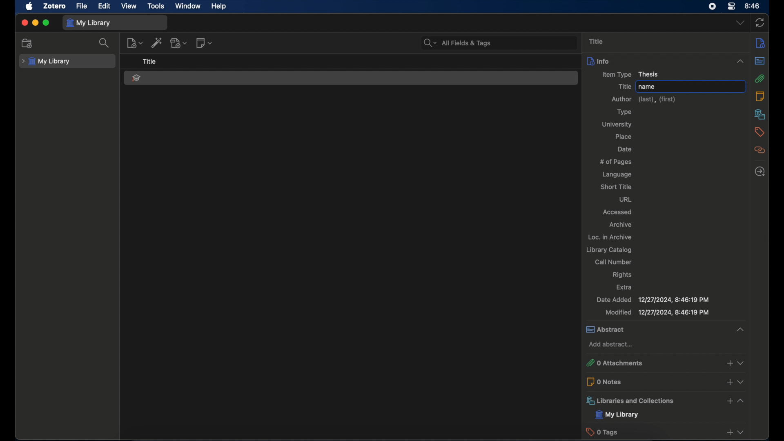 The width and height of the screenshot is (784, 441). What do you see at coordinates (104, 6) in the screenshot?
I see `edit` at bounding box center [104, 6].